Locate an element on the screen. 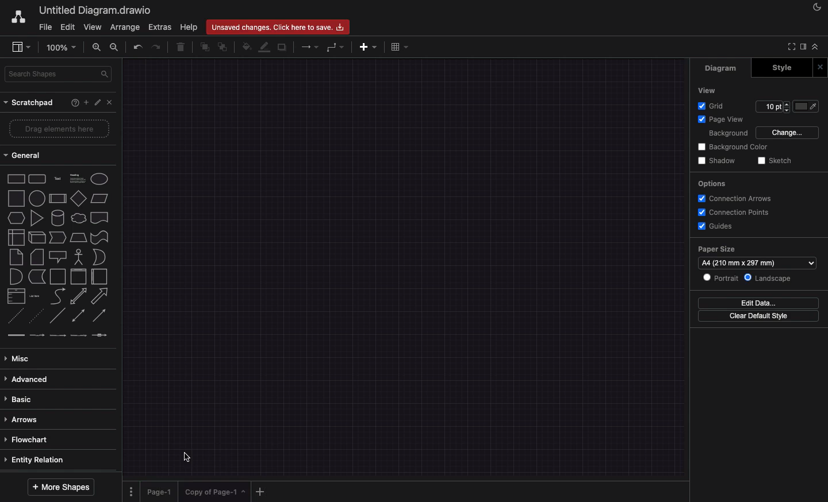 Image resolution: width=828 pixels, height=502 pixels. help is located at coordinates (75, 103).